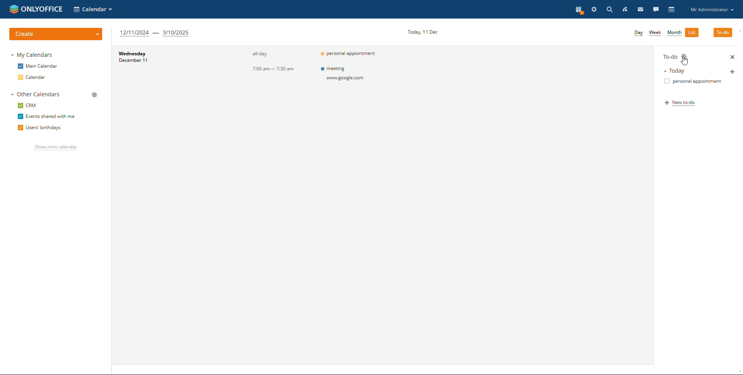 The width and height of the screenshot is (743, 375). Describe the element at coordinates (687, 71) in the screenshot. I see `today` at that location.